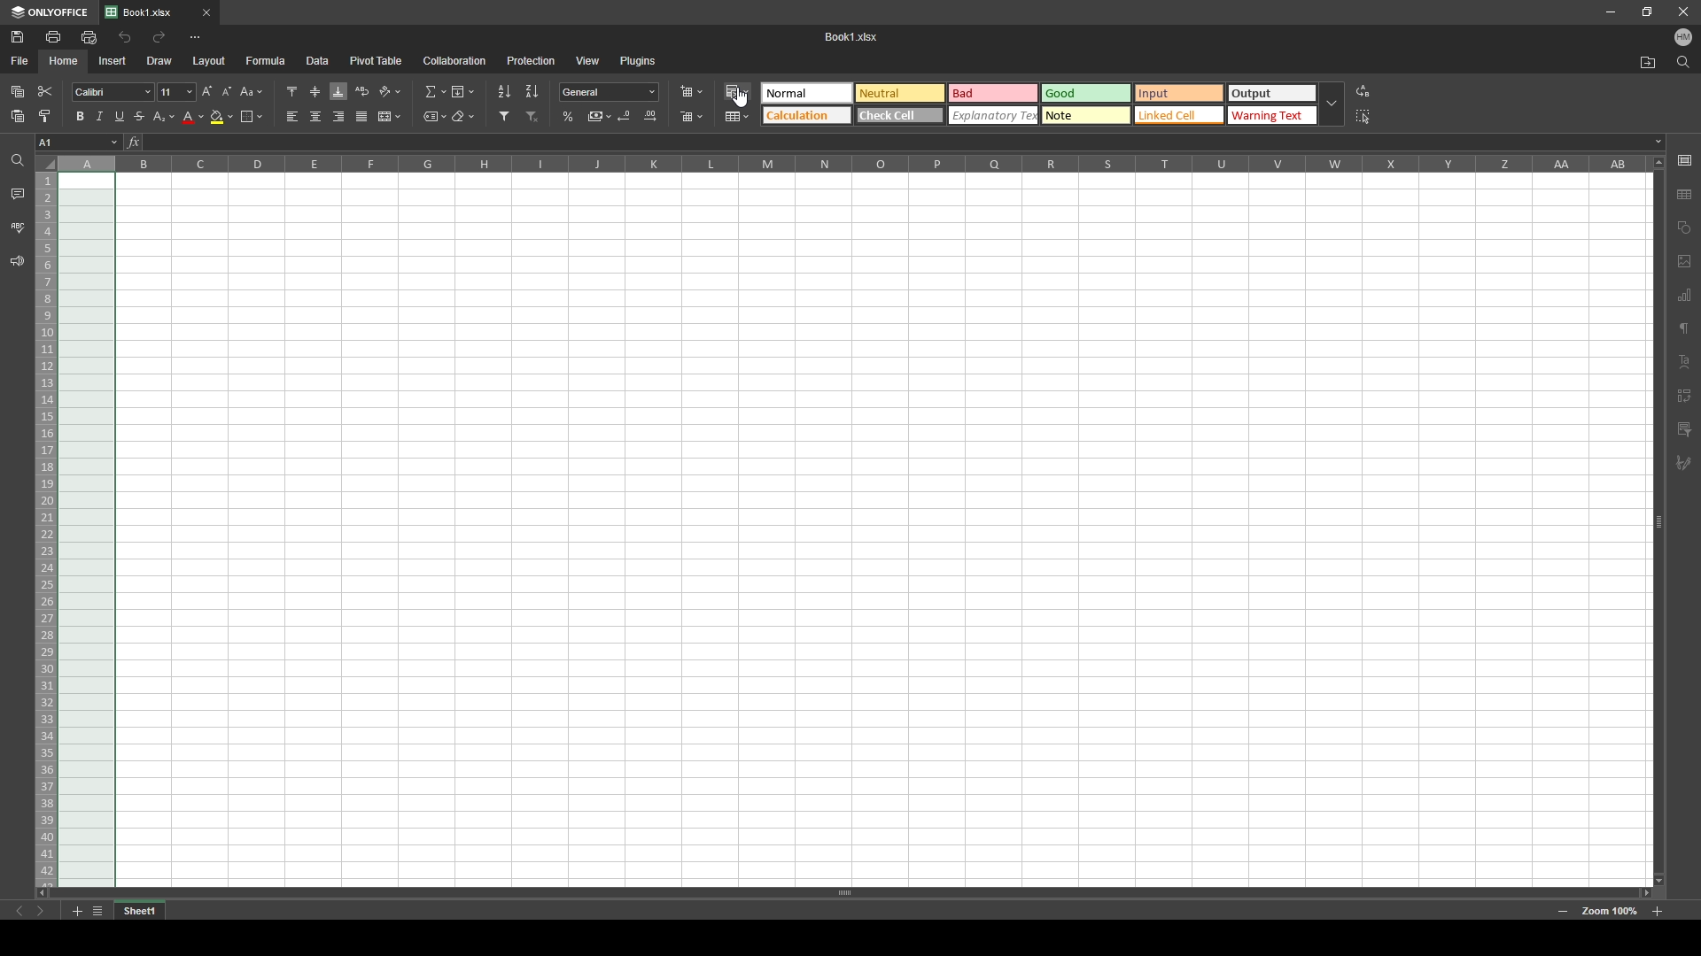 The height and width of the screenshot is (956, 1701). Describe the element at coordinates (52, 36) in the screenshot. I see `print file` at that location.